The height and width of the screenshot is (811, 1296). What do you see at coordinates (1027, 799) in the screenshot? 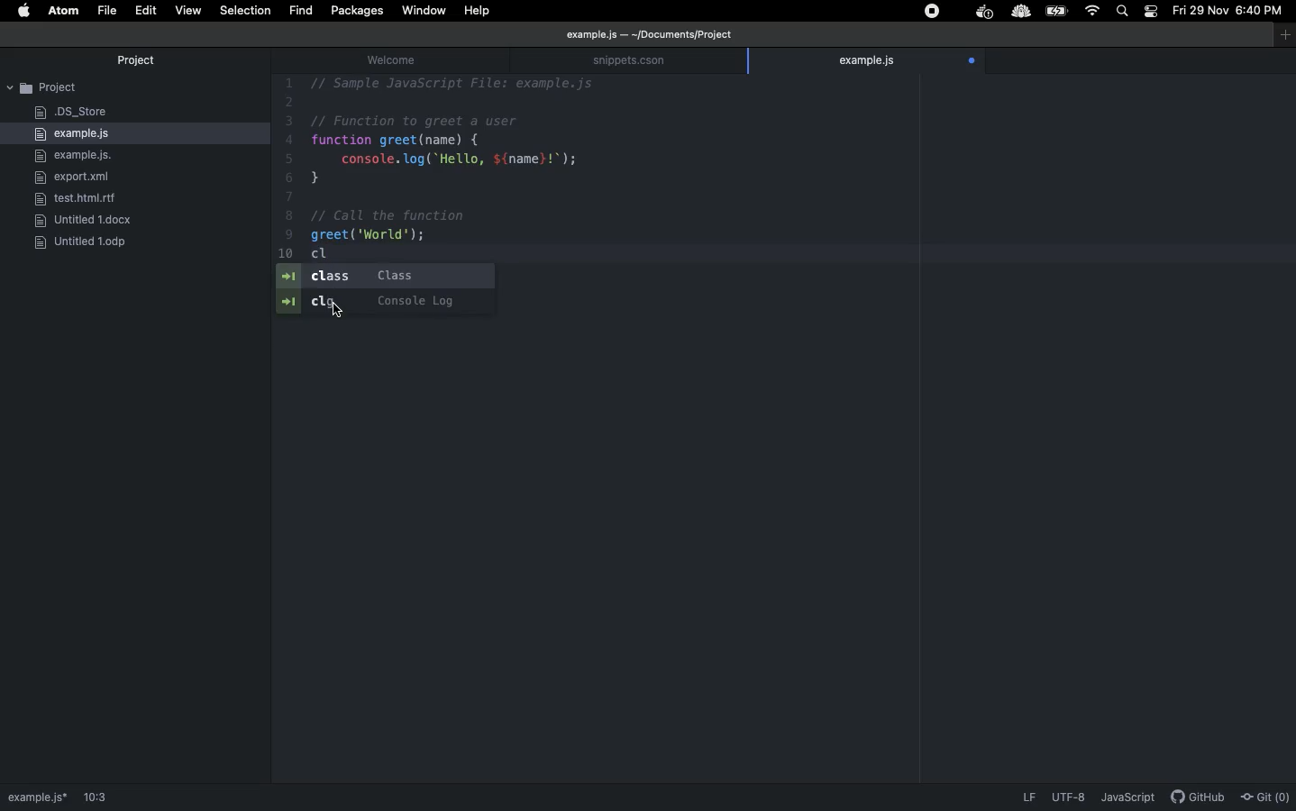
I see `LF` at bounding box center [1027, 799].